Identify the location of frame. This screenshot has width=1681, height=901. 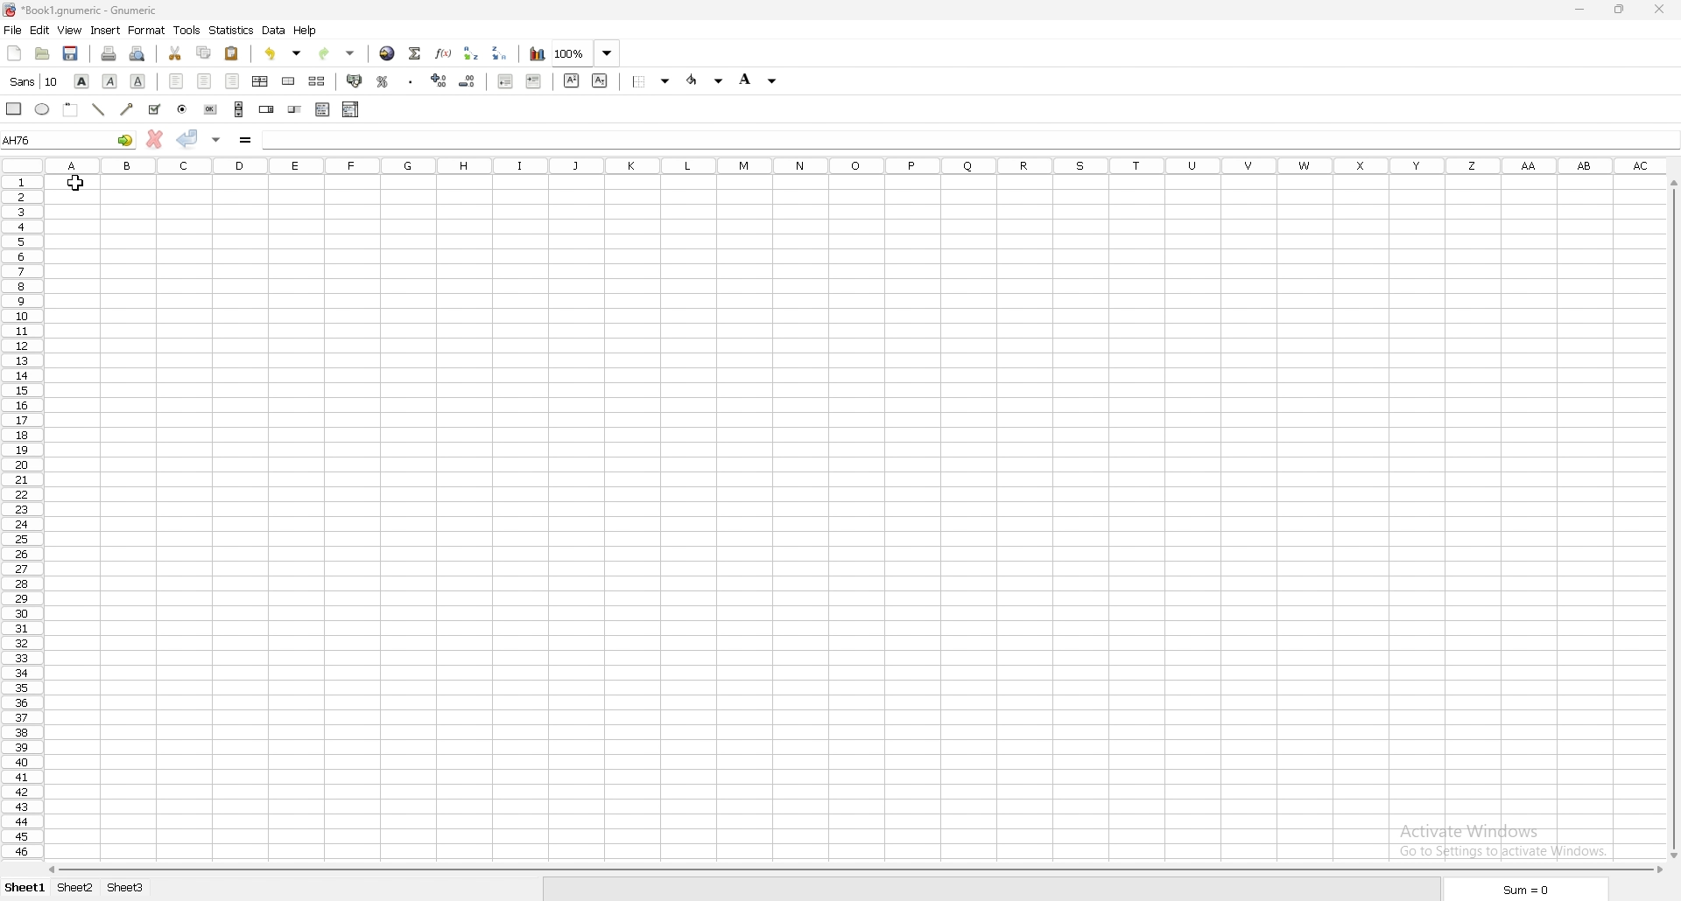
(71, 109).